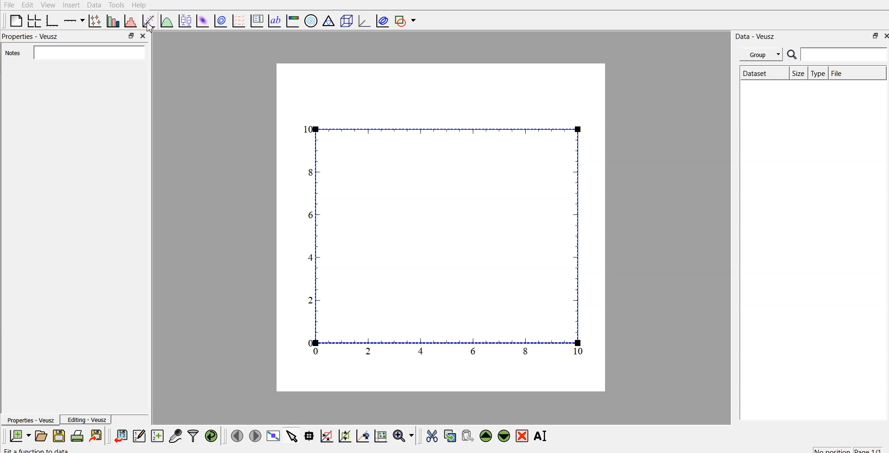 The width and height of the screenshot is (889, 453). I want to click on 3d scene, so click(347, 22).